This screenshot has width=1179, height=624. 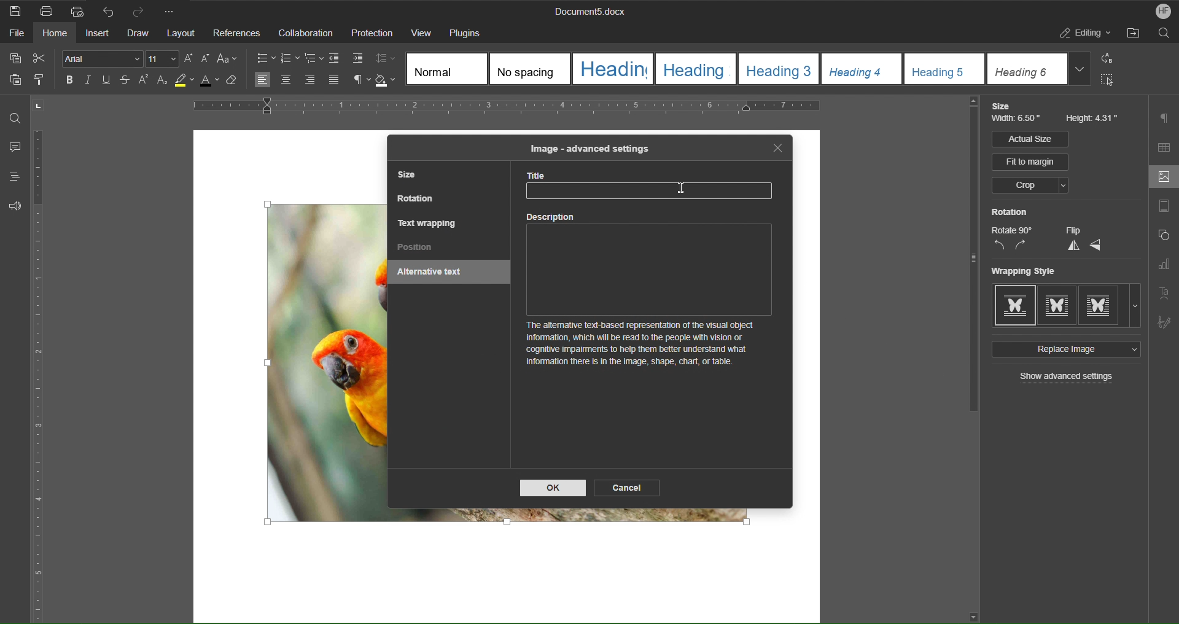 I want to click on Copy, so click(x=14, y=58).